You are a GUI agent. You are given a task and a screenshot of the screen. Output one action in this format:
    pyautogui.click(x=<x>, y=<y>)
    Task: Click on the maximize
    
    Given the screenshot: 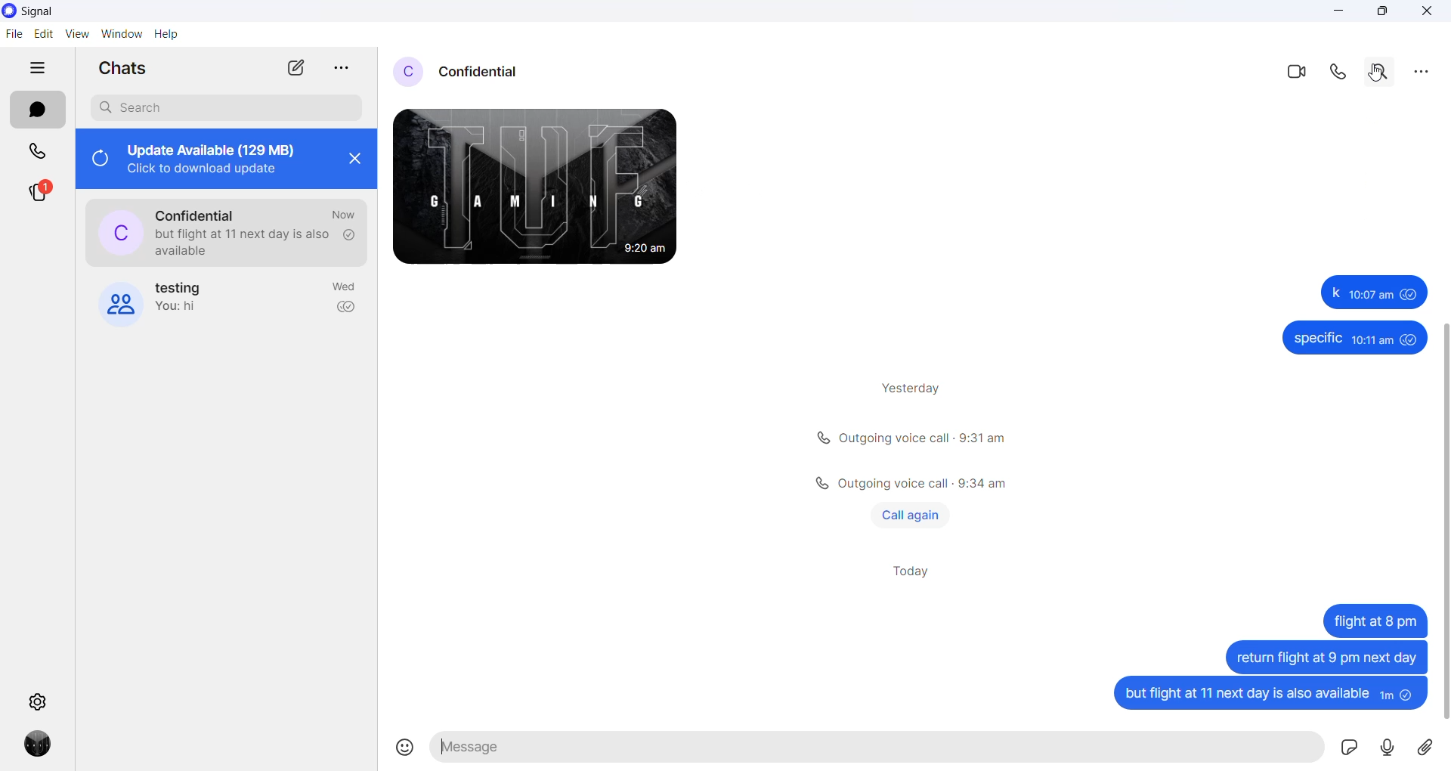 What is the action you would take?
    pyautogui.click(x=1382, y=13)
    